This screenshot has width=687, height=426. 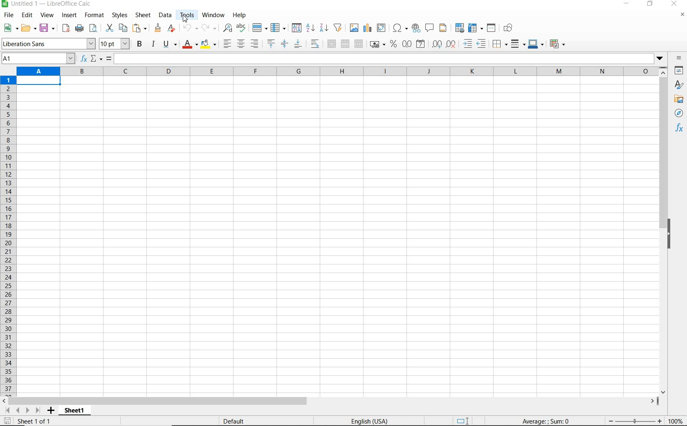 I want to click on tools, so click(x=186, y=15).